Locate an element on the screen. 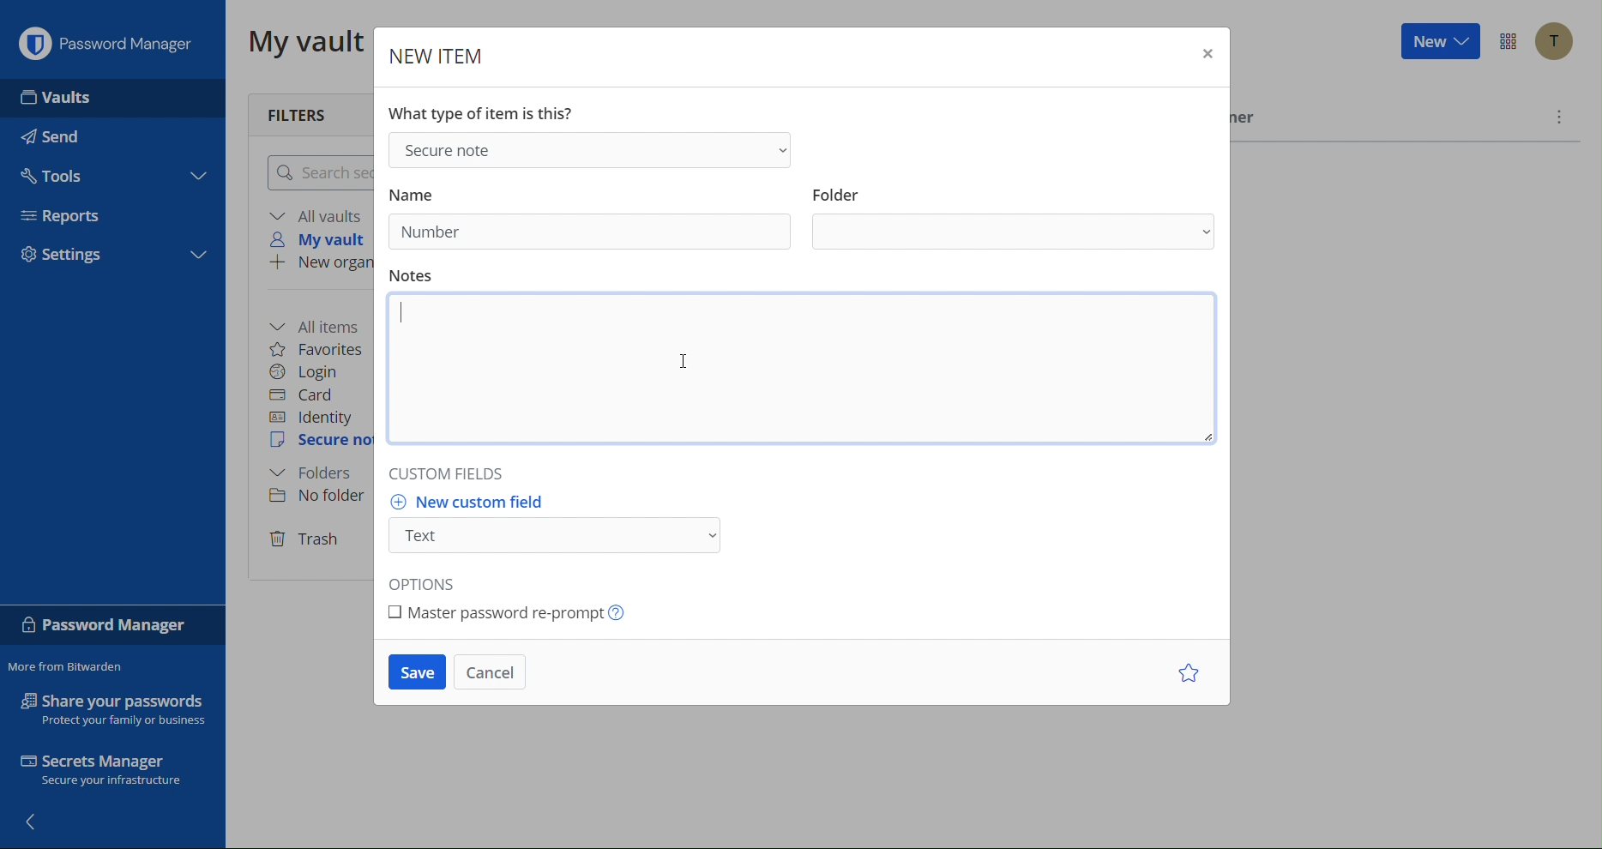 The image size is (1602, 849). Star is located at coordinates (1186, 674).